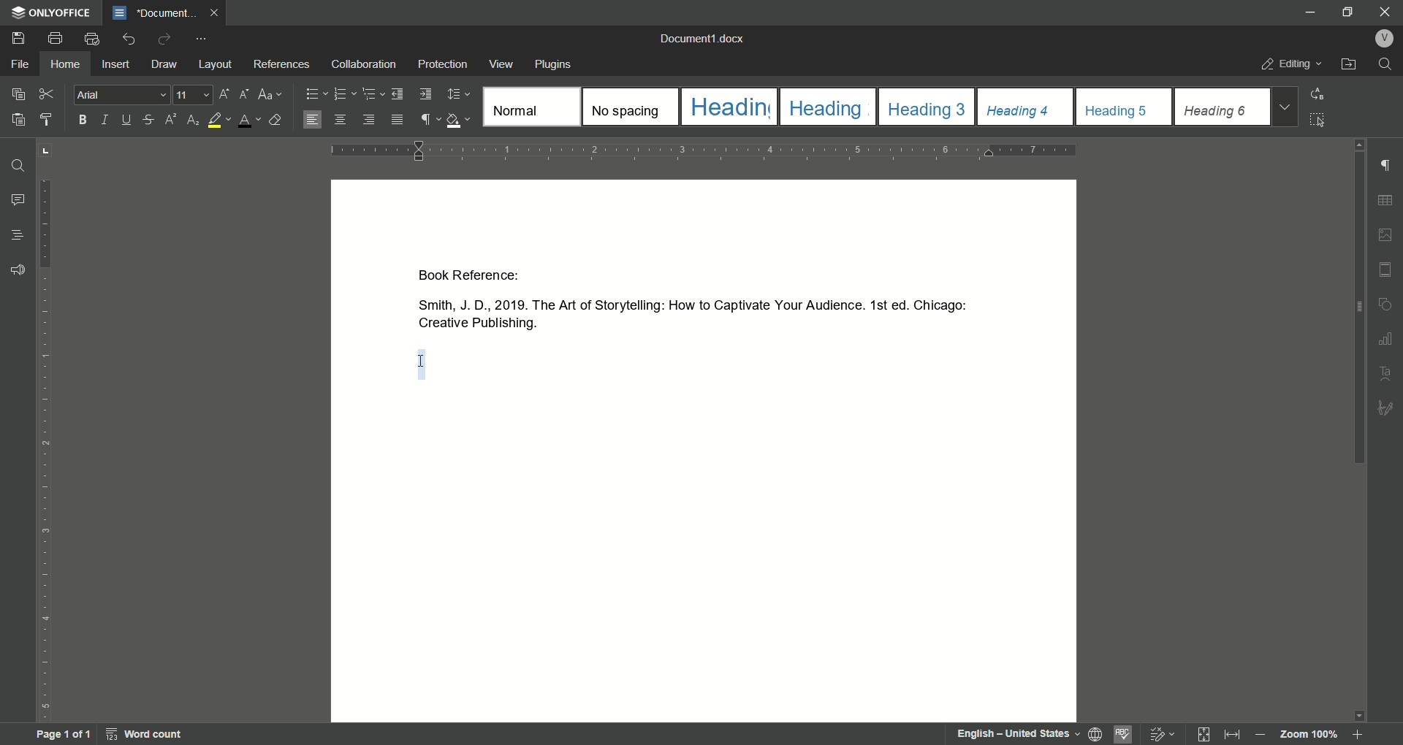 The image size is (1403, 745). I want to click on decrease indent, so click(397, 94).